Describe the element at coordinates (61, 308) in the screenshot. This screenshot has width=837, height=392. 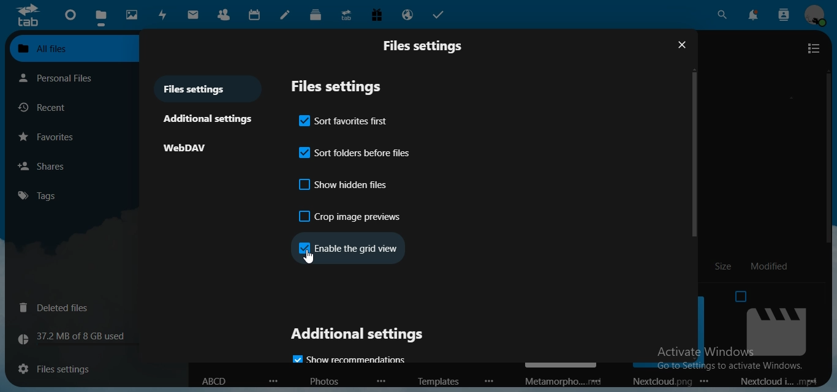
I see `deleted files` at that location.